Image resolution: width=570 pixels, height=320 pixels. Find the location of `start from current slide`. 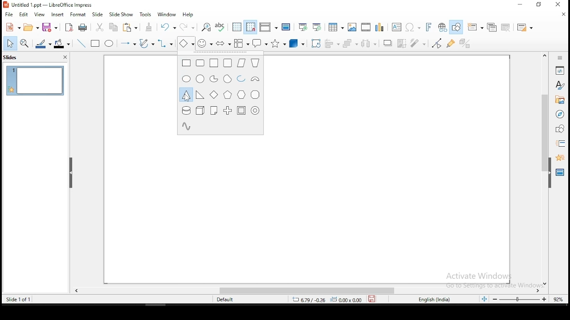

start from current slide is located at coordinates (318, 27).